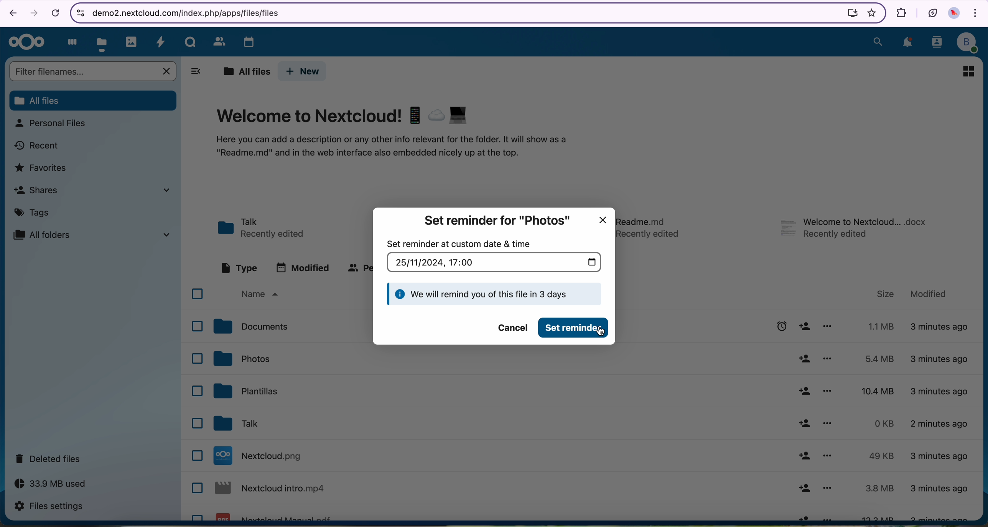  What do you see at coordinates (803, 424) in the screenshot?
I see `share` at bounding box center [803, 424].